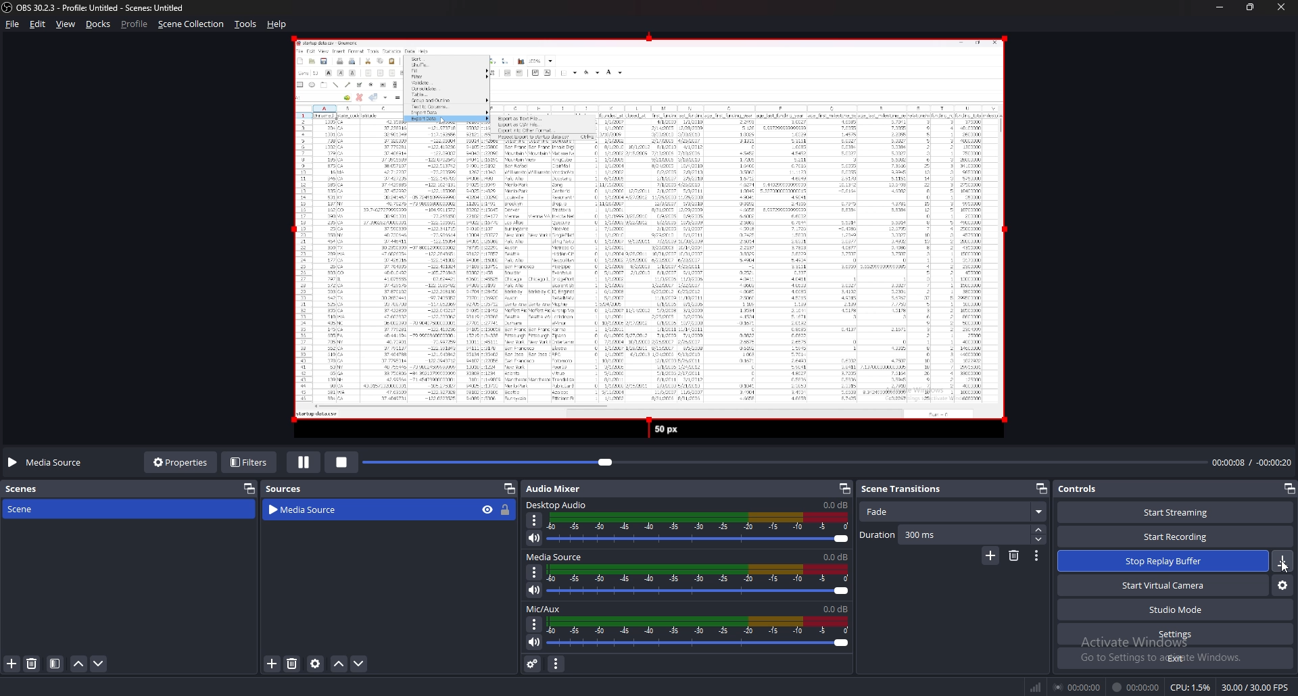  What do you see at coordinates (250, 489) in the screenshot?
I see `pop out` at bounding box center [250, 489].